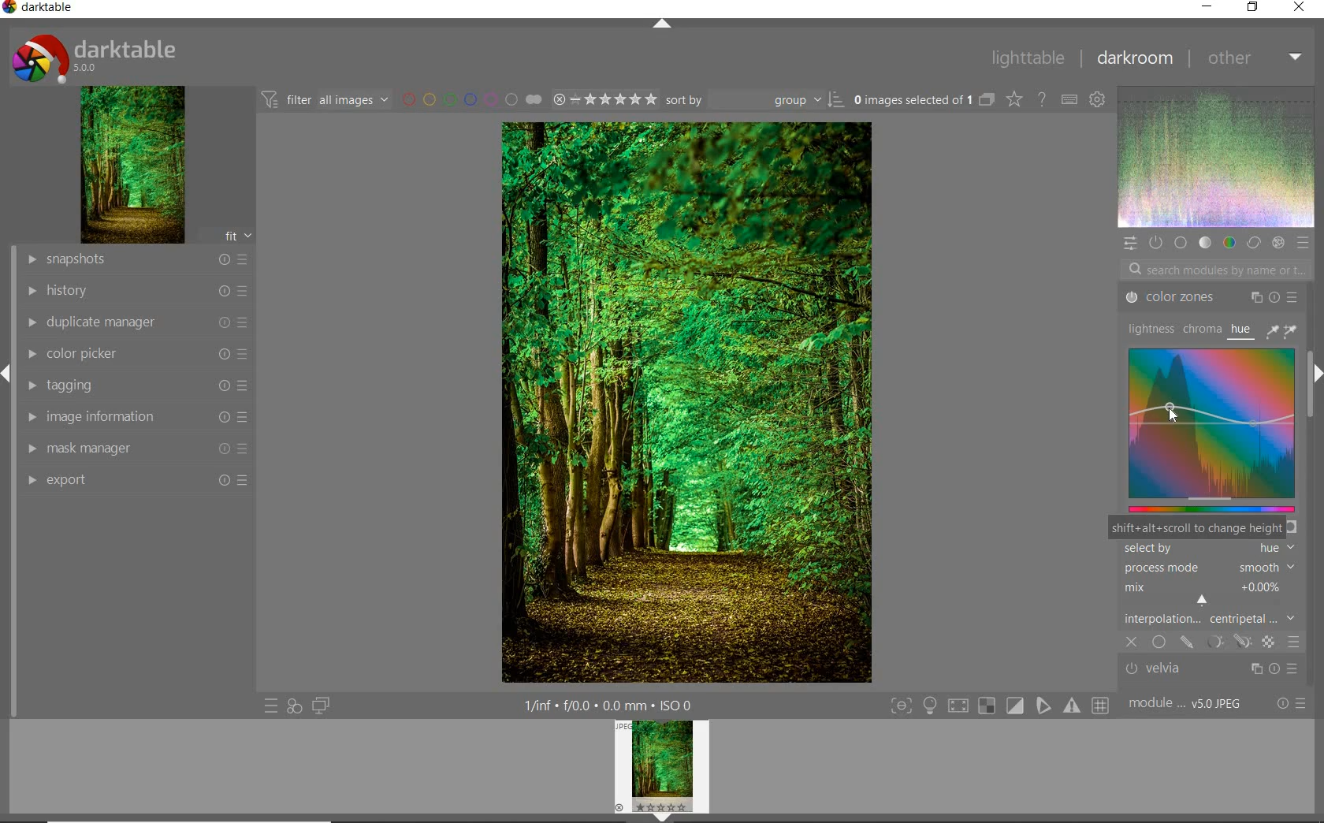  What do you see at coordinates (987, 99) in the screenshot?
I see `COLLAPSE GROUPED IMAGES` at bounding box center [987, 99].